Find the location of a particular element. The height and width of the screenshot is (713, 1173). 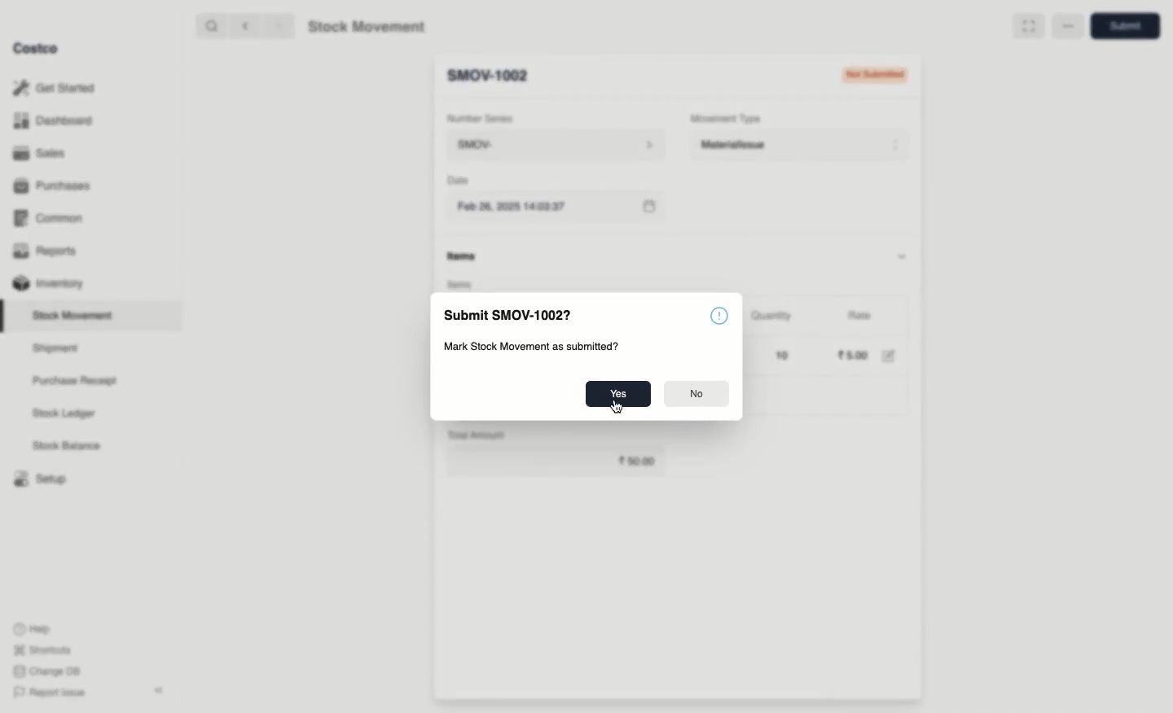

Submit SMOV-1002? is located at coordinates (511, 314).